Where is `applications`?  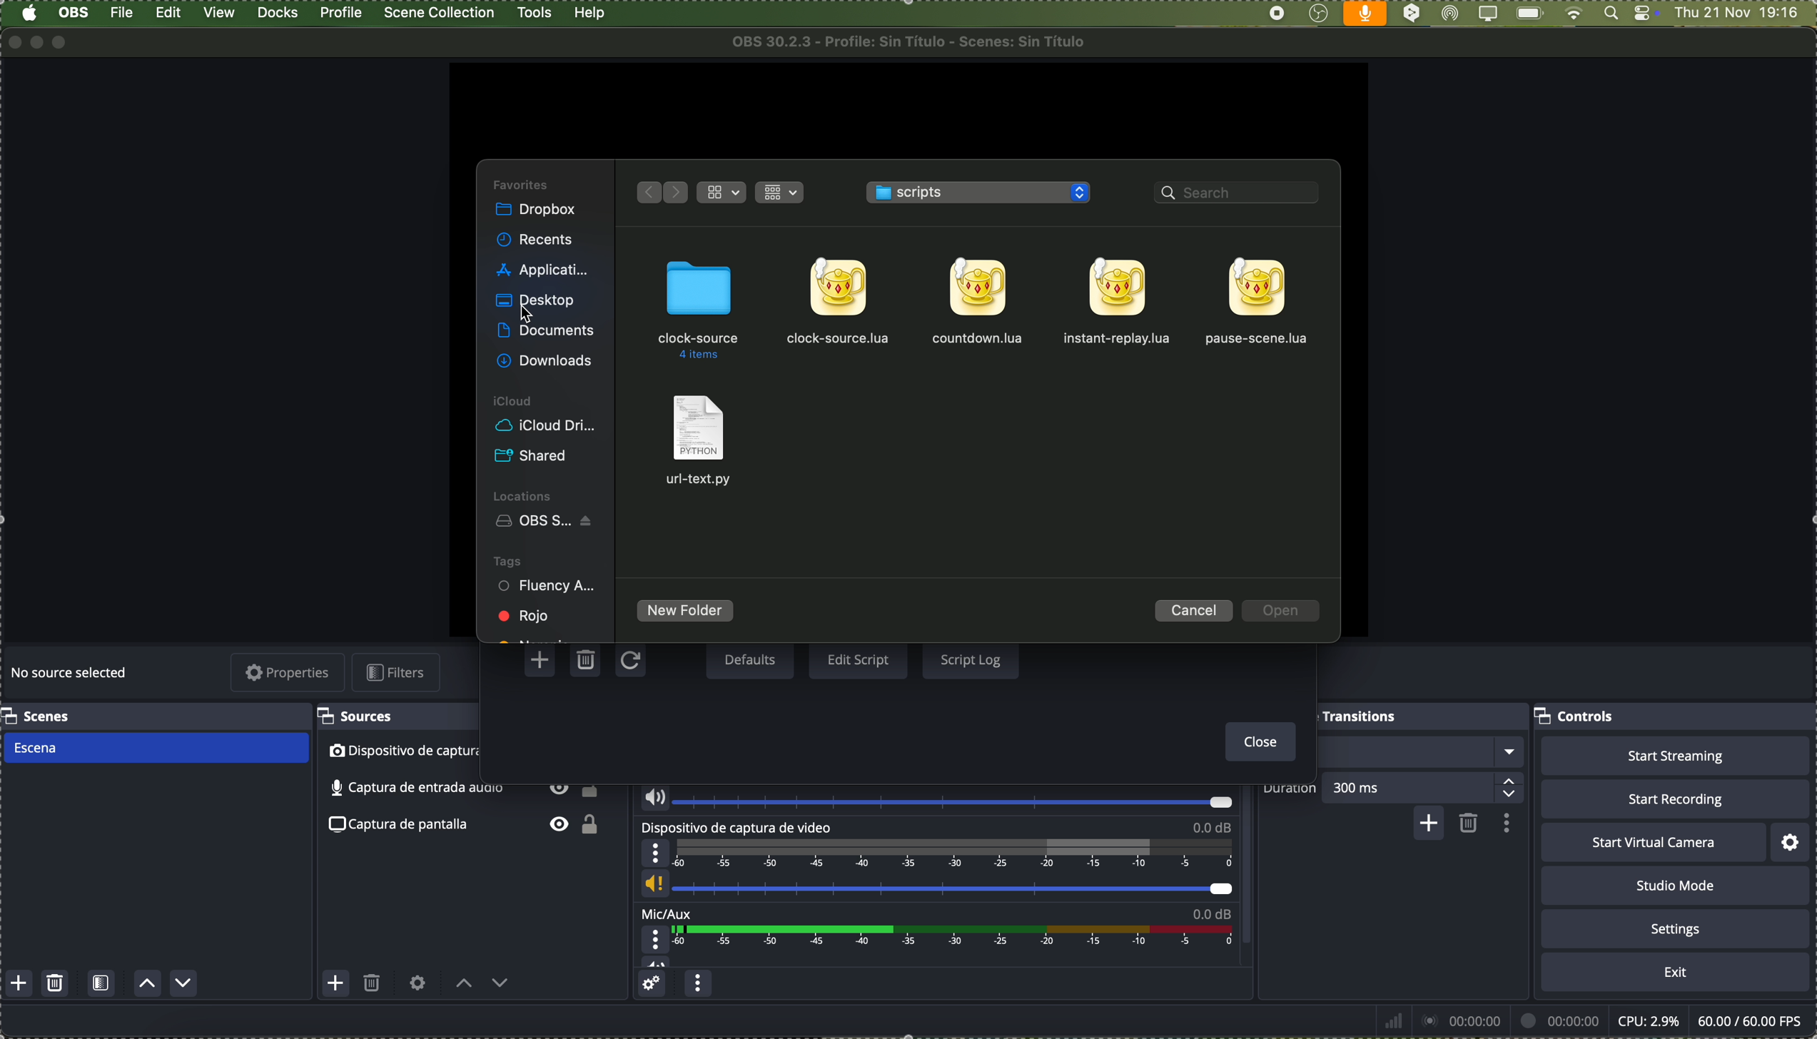 applications is located at coordinates (542, 268).